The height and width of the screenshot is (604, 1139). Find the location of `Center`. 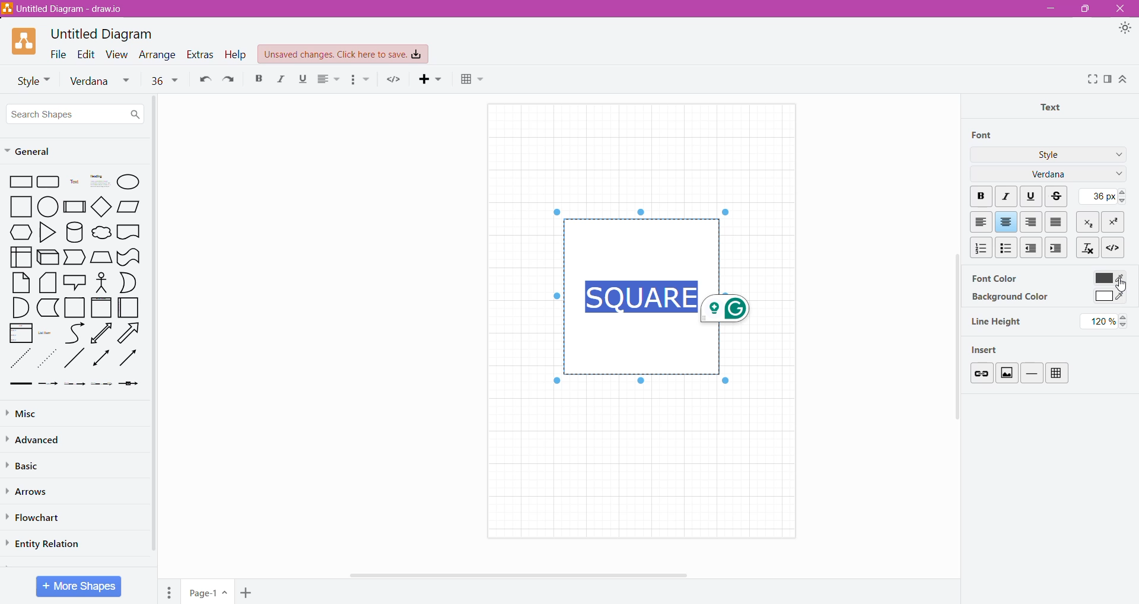

Center is located at coordinates (1006, 222).